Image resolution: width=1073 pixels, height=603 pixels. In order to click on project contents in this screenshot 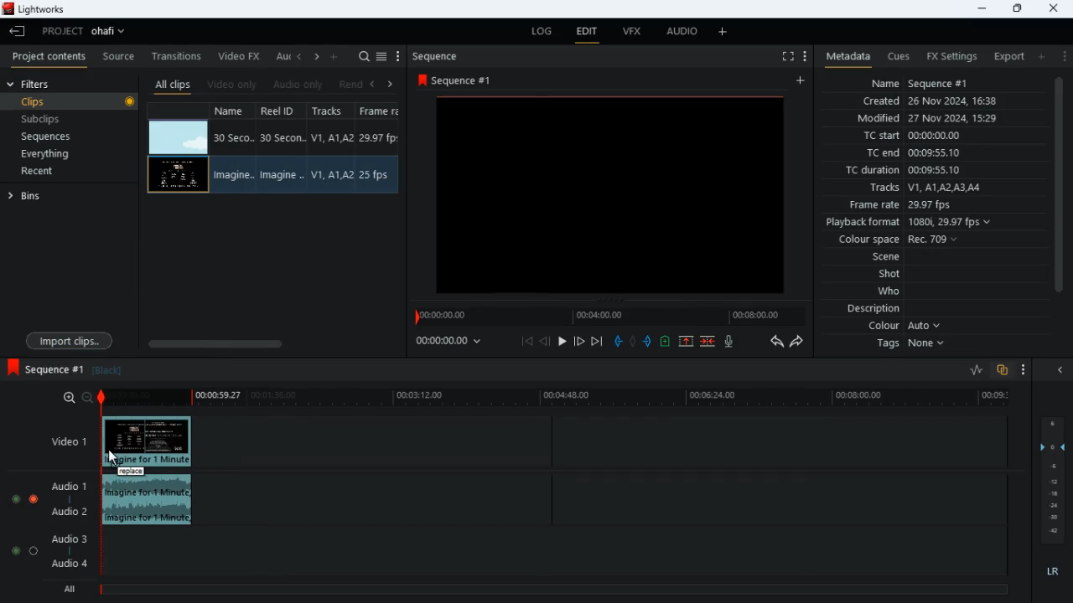, I will do `click(49, 56)`.